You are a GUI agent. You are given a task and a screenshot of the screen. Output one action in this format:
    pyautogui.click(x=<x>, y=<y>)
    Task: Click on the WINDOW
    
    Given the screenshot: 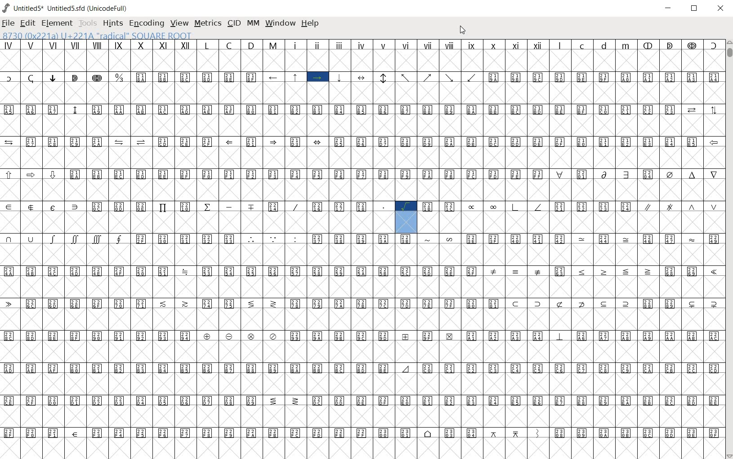 What is the action you would take?
    pyautogui.click(x=280, y=23)
    